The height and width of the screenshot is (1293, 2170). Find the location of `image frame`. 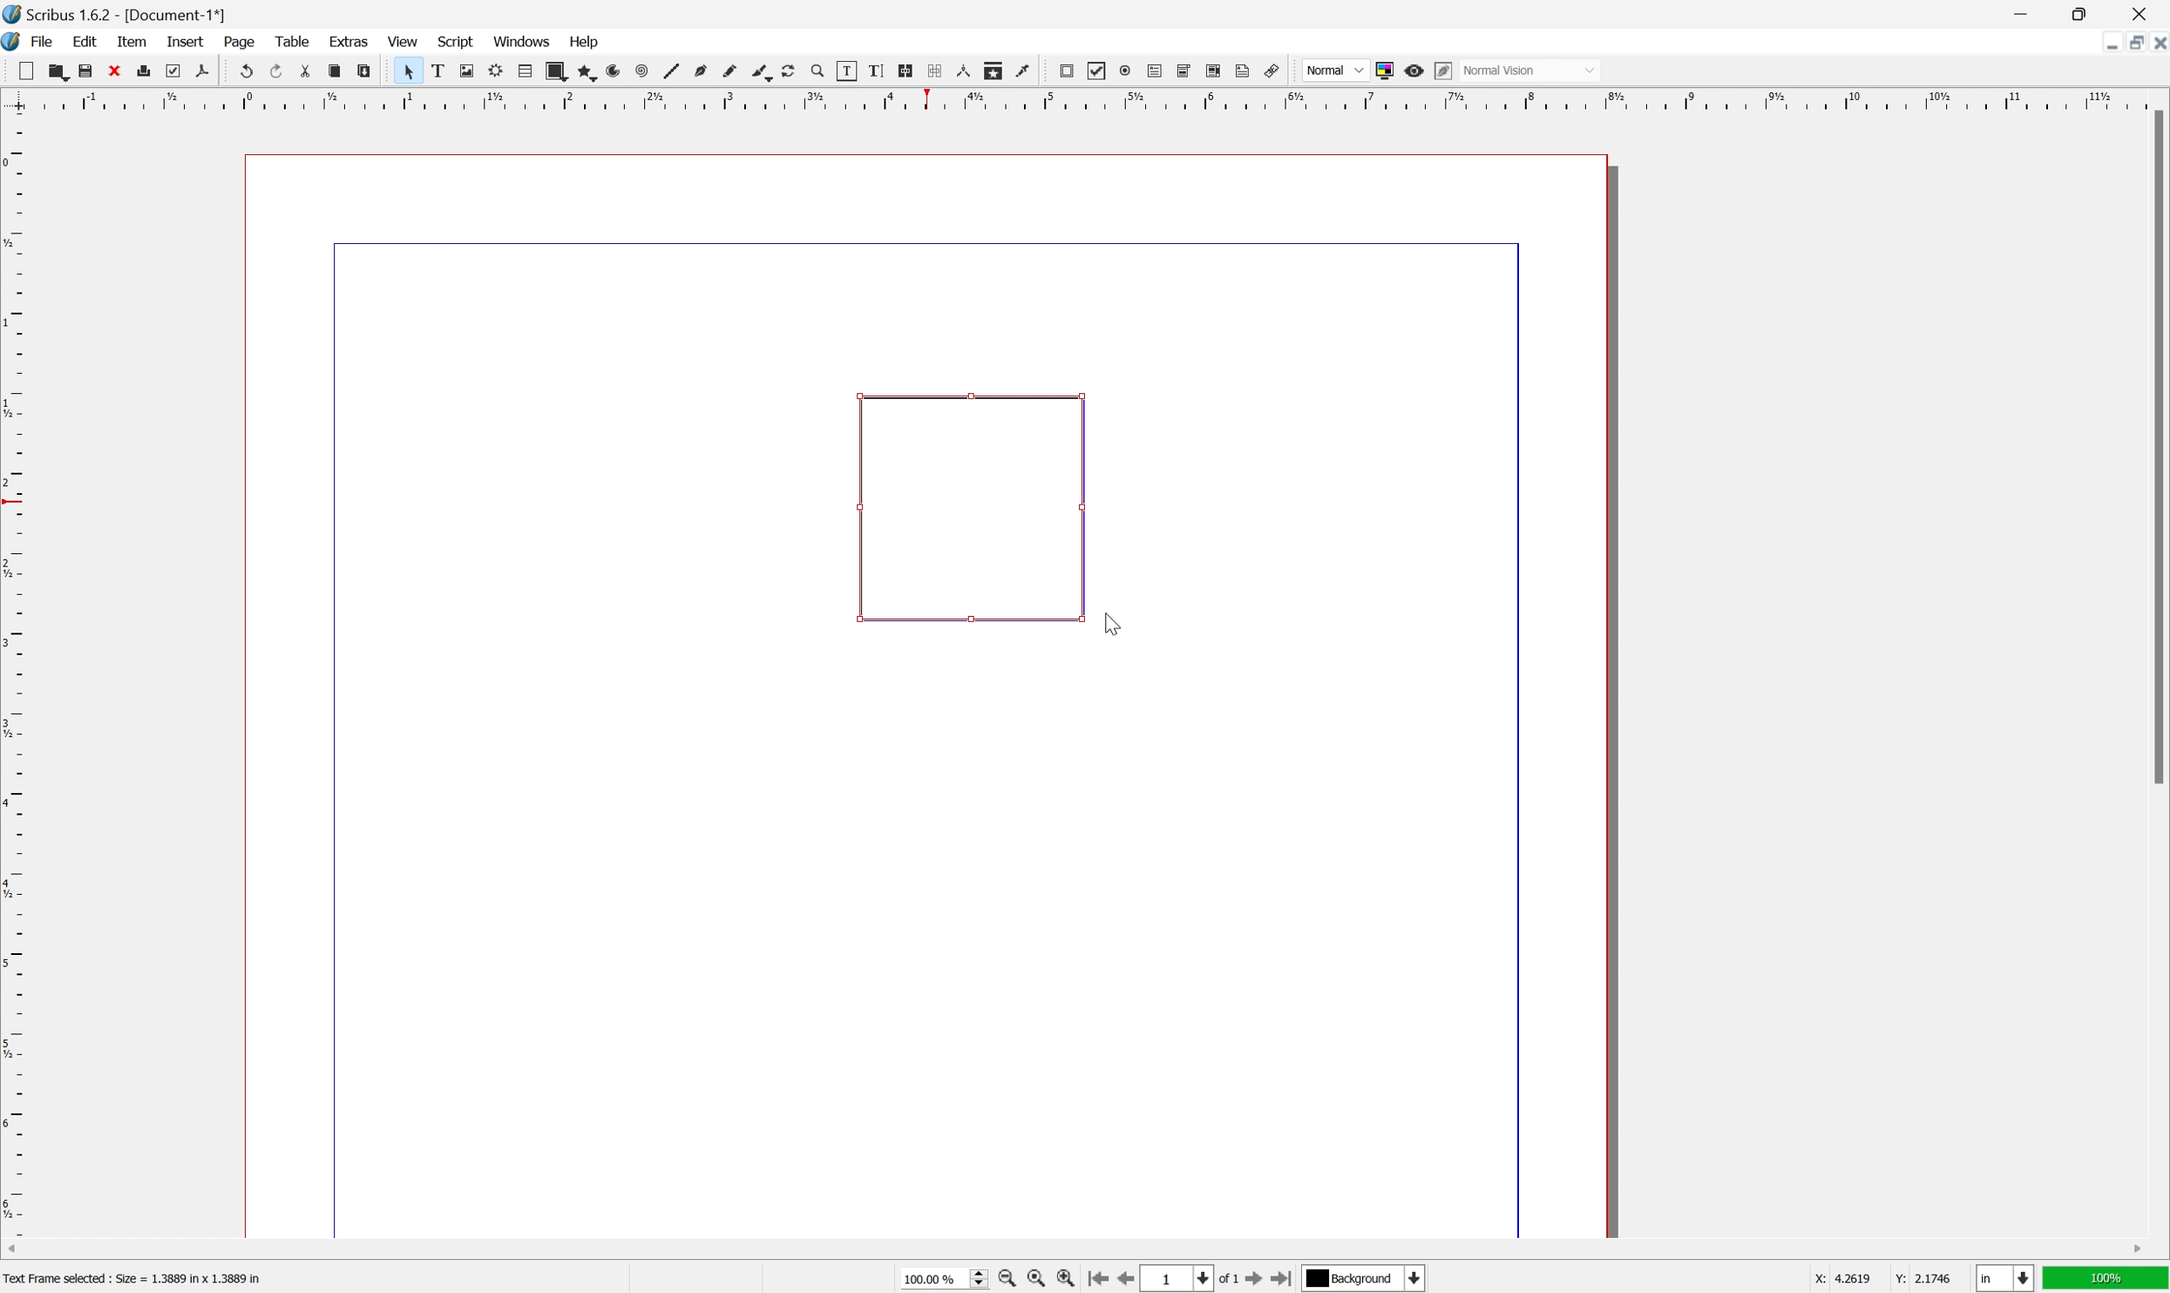

image frame is located at coordinates (466, 71).